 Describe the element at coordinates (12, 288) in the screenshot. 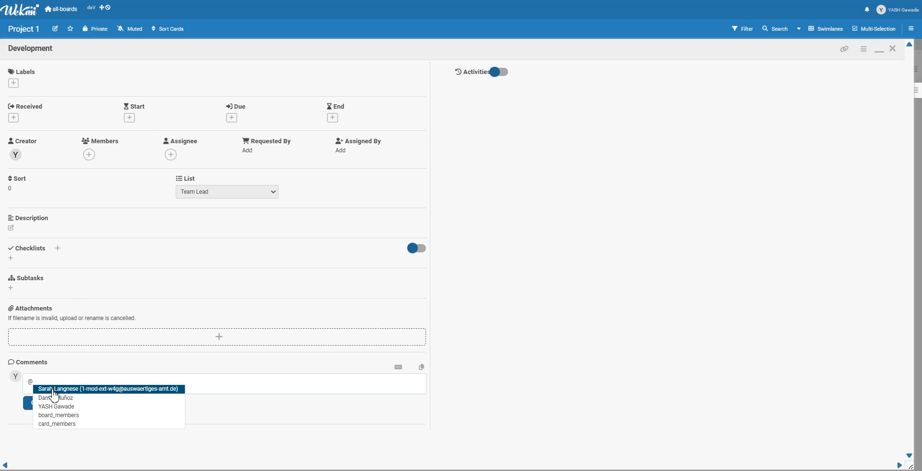

I see `add` at that location.